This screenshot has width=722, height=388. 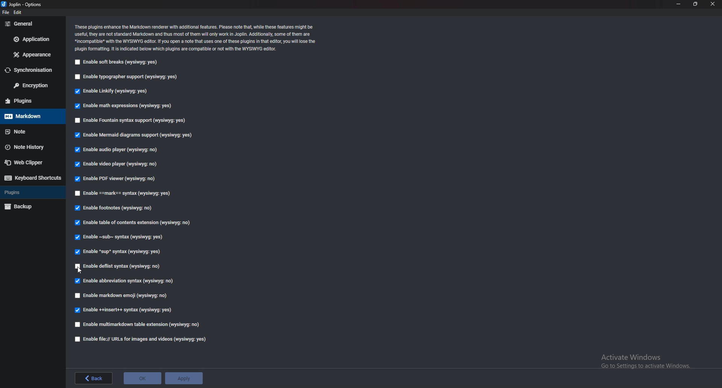 I want to click on backup, so click(x=30, y=207).